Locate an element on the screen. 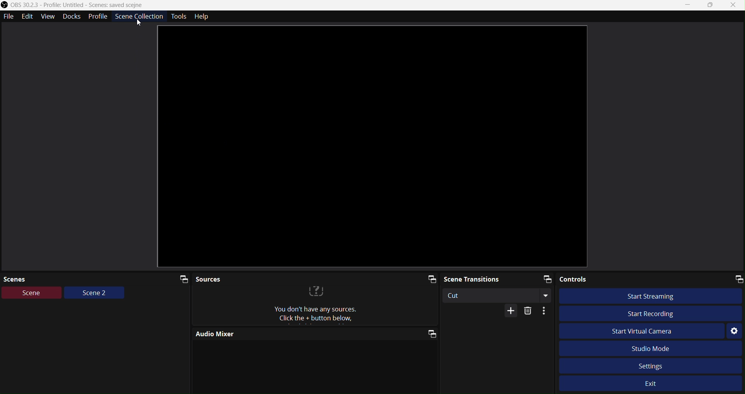 The height and width of the screenshot is (394, 745). Start streaming is located at coordinates (652, 295).